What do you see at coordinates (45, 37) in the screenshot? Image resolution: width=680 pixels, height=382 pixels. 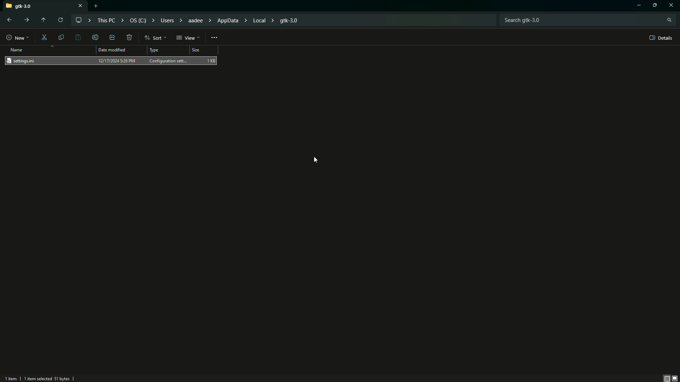 I see `Cut` at bounding box center [45, 37].